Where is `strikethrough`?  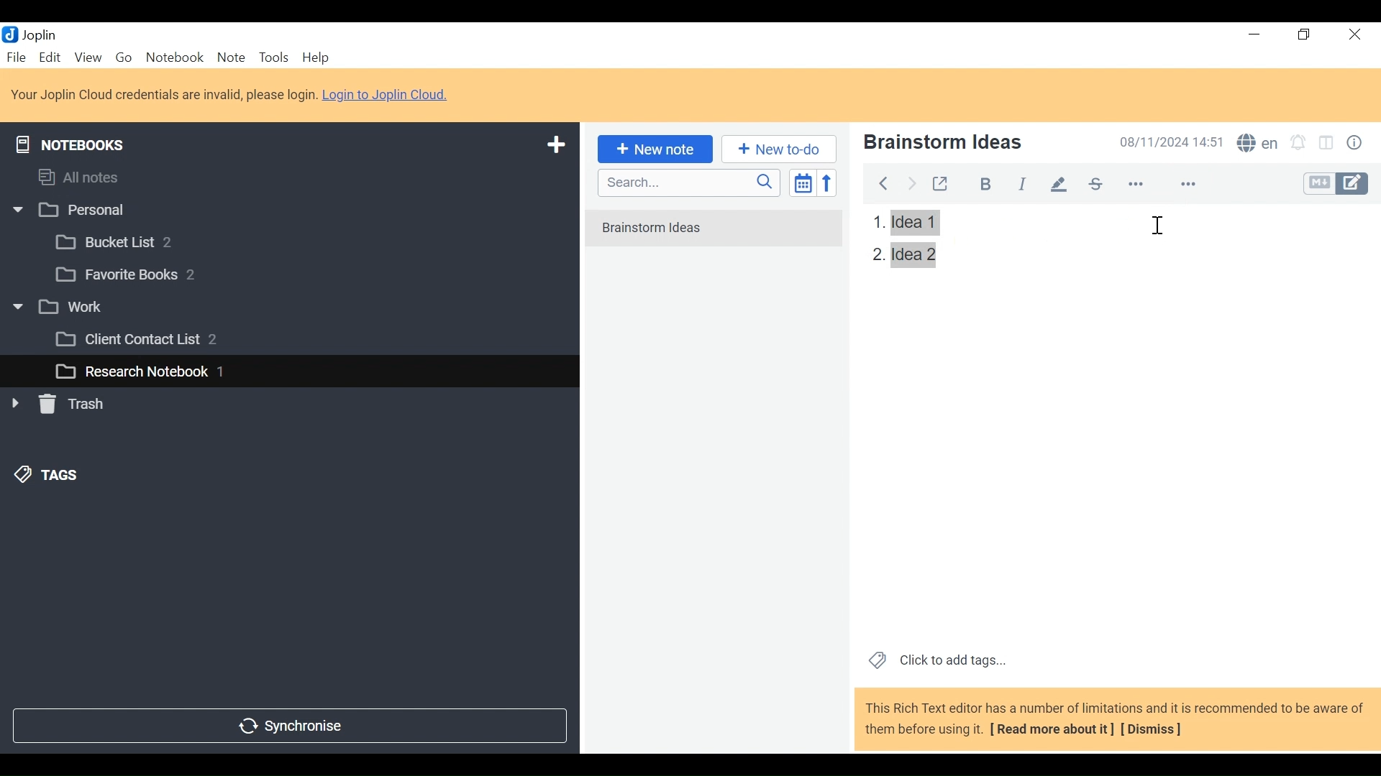
strikethrough is located at coordinates (1098, 183).